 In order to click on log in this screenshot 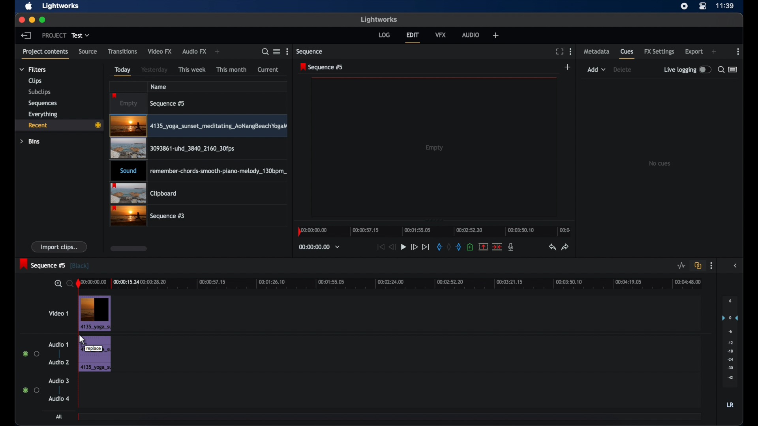, I will do `click(385, 35)`.